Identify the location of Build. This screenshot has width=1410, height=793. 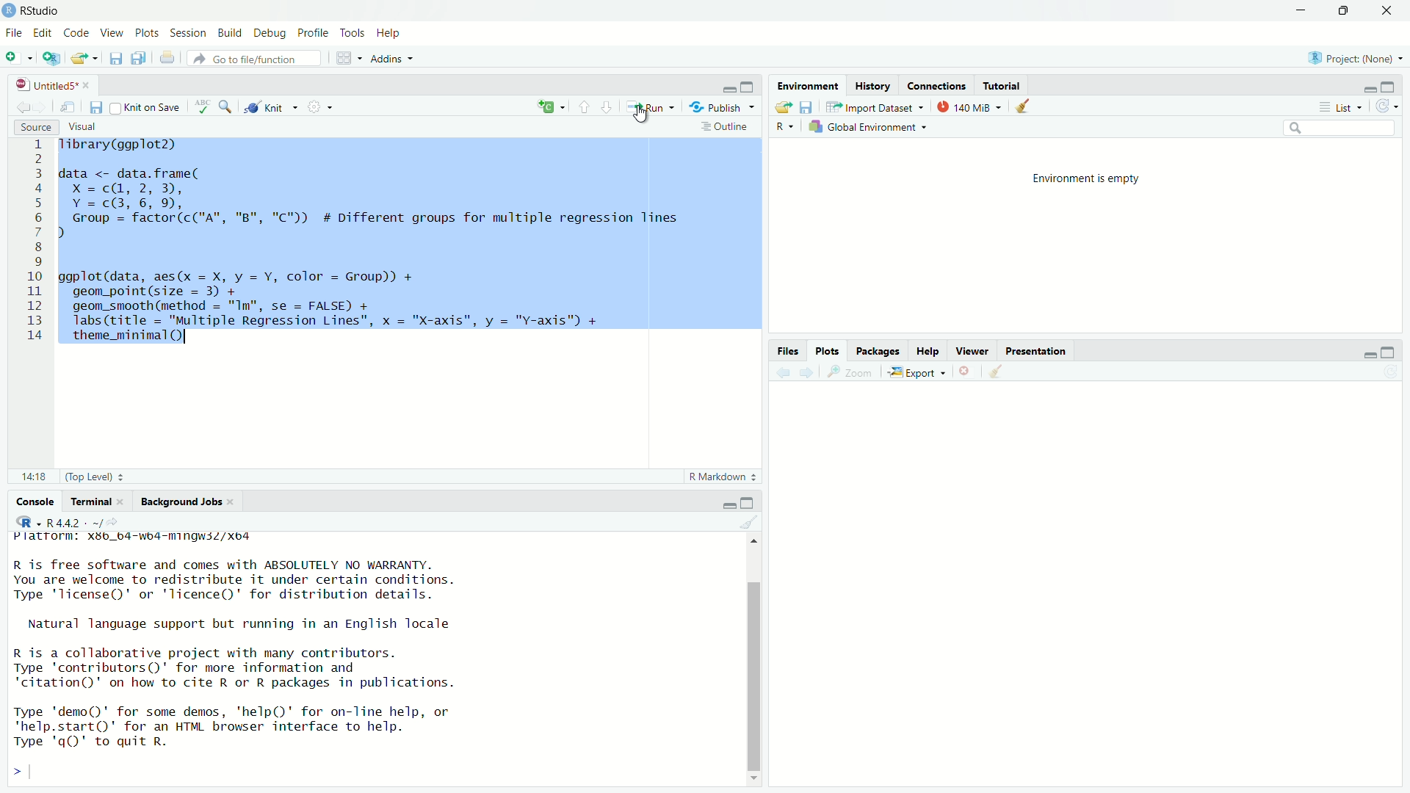
(229, 33).